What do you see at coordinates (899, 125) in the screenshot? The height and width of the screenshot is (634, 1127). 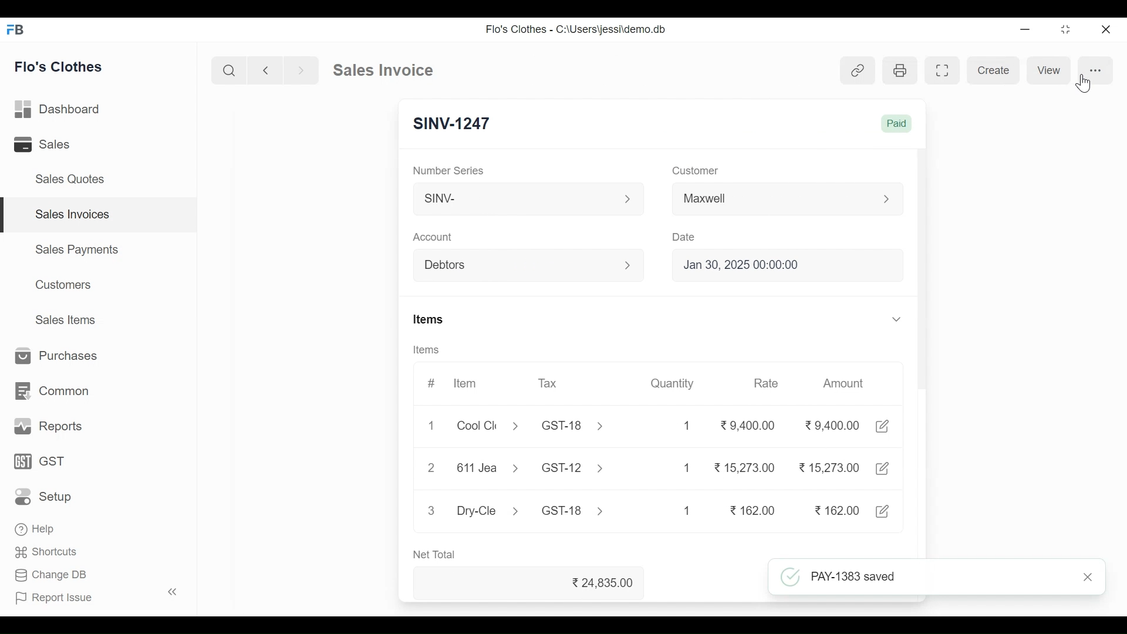 I see `Paid` at bounding box center [899, 125].